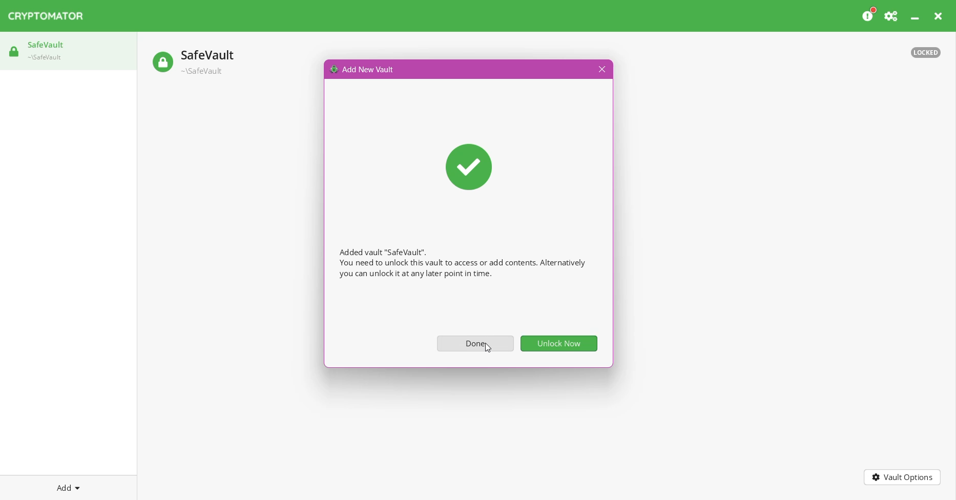  I want to click on Vault Options, so click(903, 477).